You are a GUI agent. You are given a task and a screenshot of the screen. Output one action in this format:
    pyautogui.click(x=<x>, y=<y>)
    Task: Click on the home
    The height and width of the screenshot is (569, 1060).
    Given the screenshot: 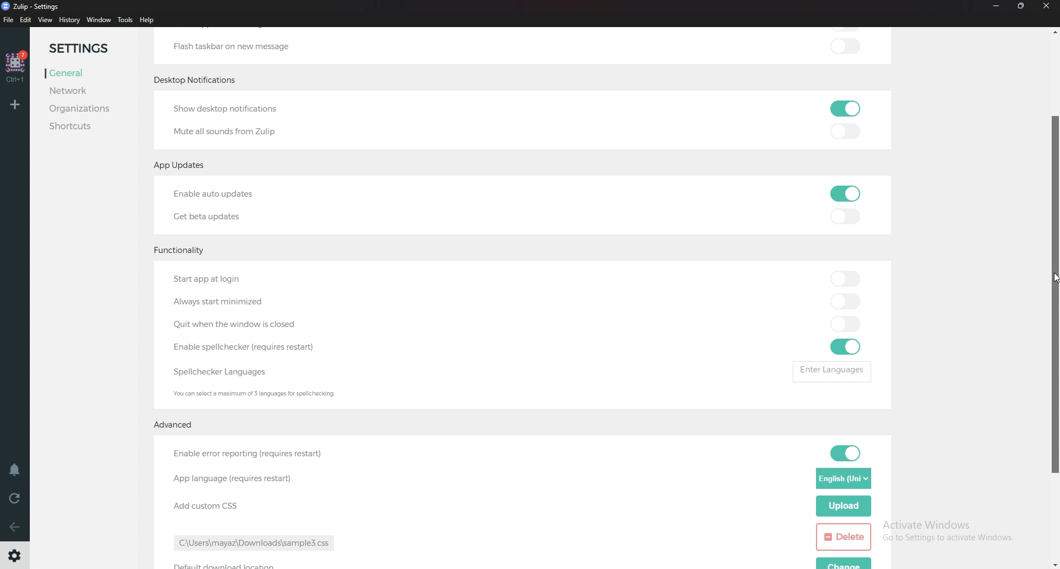 What is the action you would take?
    pyautogui.click(x=15, y=67)
    